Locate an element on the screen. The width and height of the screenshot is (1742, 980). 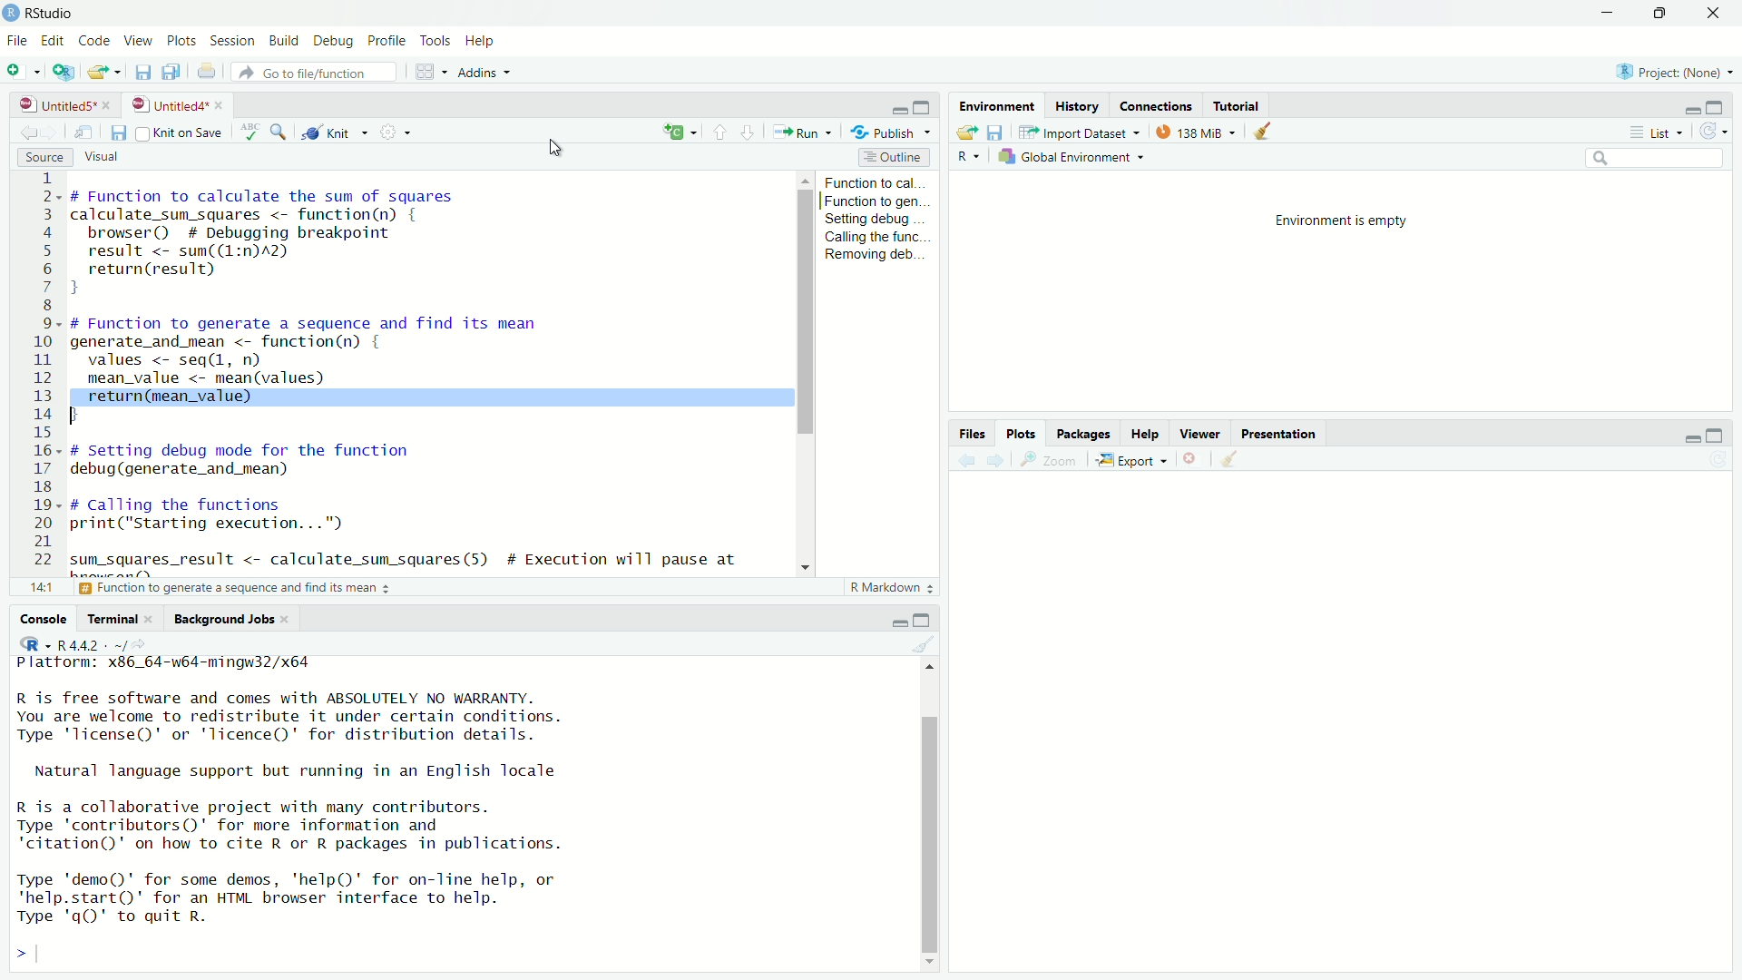
move down is located at coordinates (804, 565).